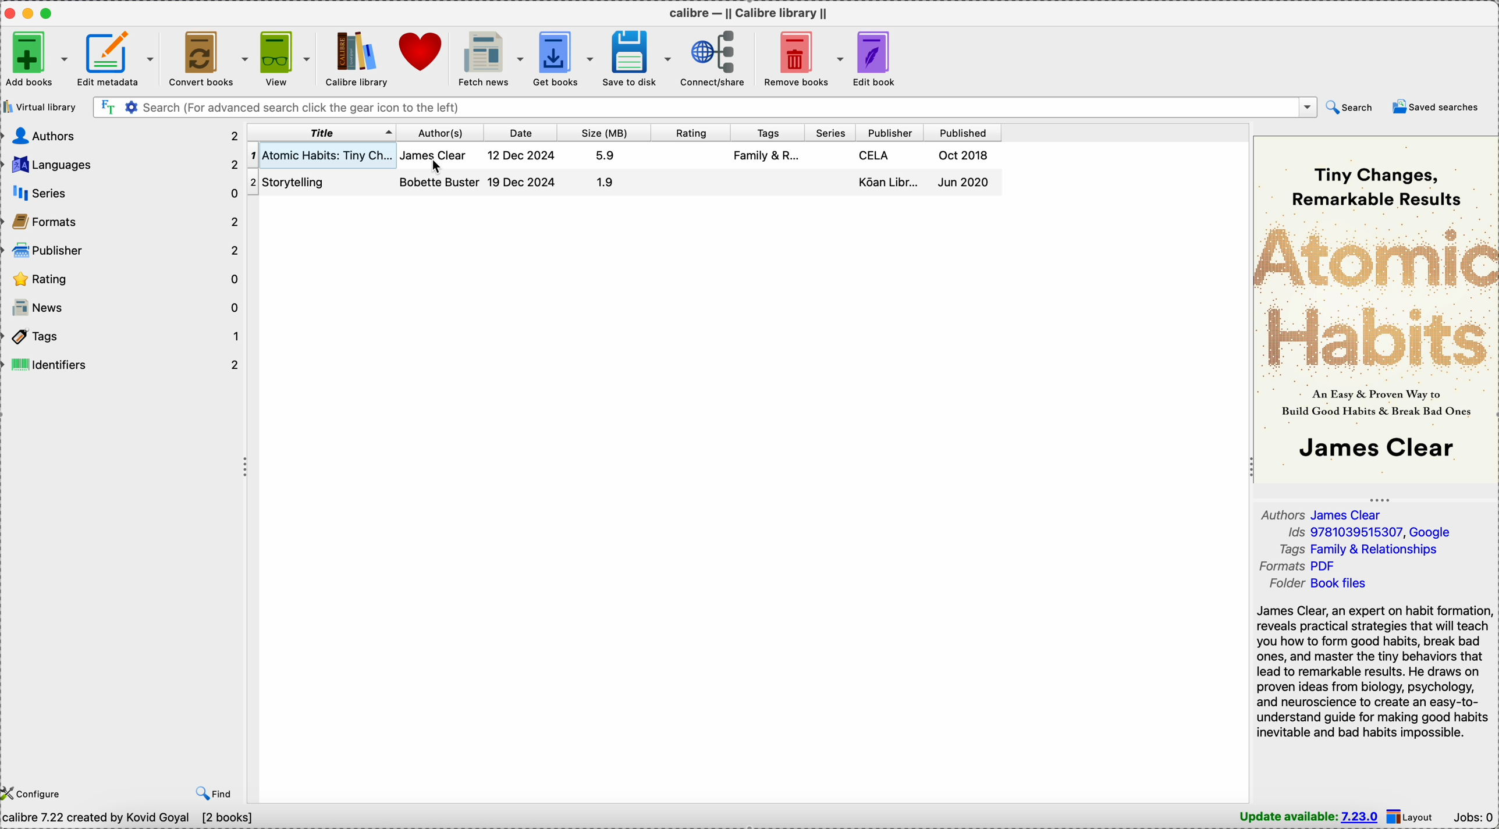 This screenshot has width=1499, height=829. I want to click on connect/share, so click(709, 58).